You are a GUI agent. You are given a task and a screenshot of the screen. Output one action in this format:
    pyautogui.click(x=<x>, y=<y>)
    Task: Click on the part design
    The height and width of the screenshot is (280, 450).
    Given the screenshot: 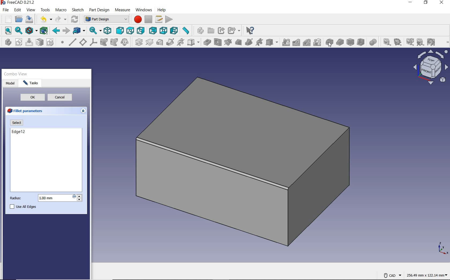 What is the action you would take?
    pyautogui.click(x=100, y=10)
    